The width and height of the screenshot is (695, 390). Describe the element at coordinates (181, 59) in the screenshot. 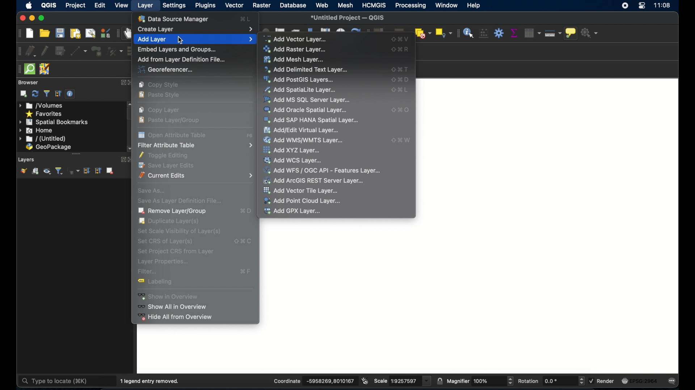

I see `add from layer definition file` at that location.